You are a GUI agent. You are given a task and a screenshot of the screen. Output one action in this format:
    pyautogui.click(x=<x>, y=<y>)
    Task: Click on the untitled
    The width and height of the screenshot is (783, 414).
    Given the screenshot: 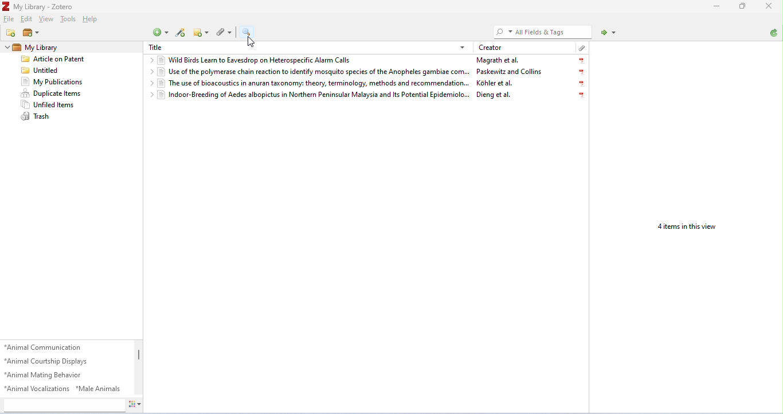 What is the action you would take?
    pyautogui.click(x=42, y=71)
    